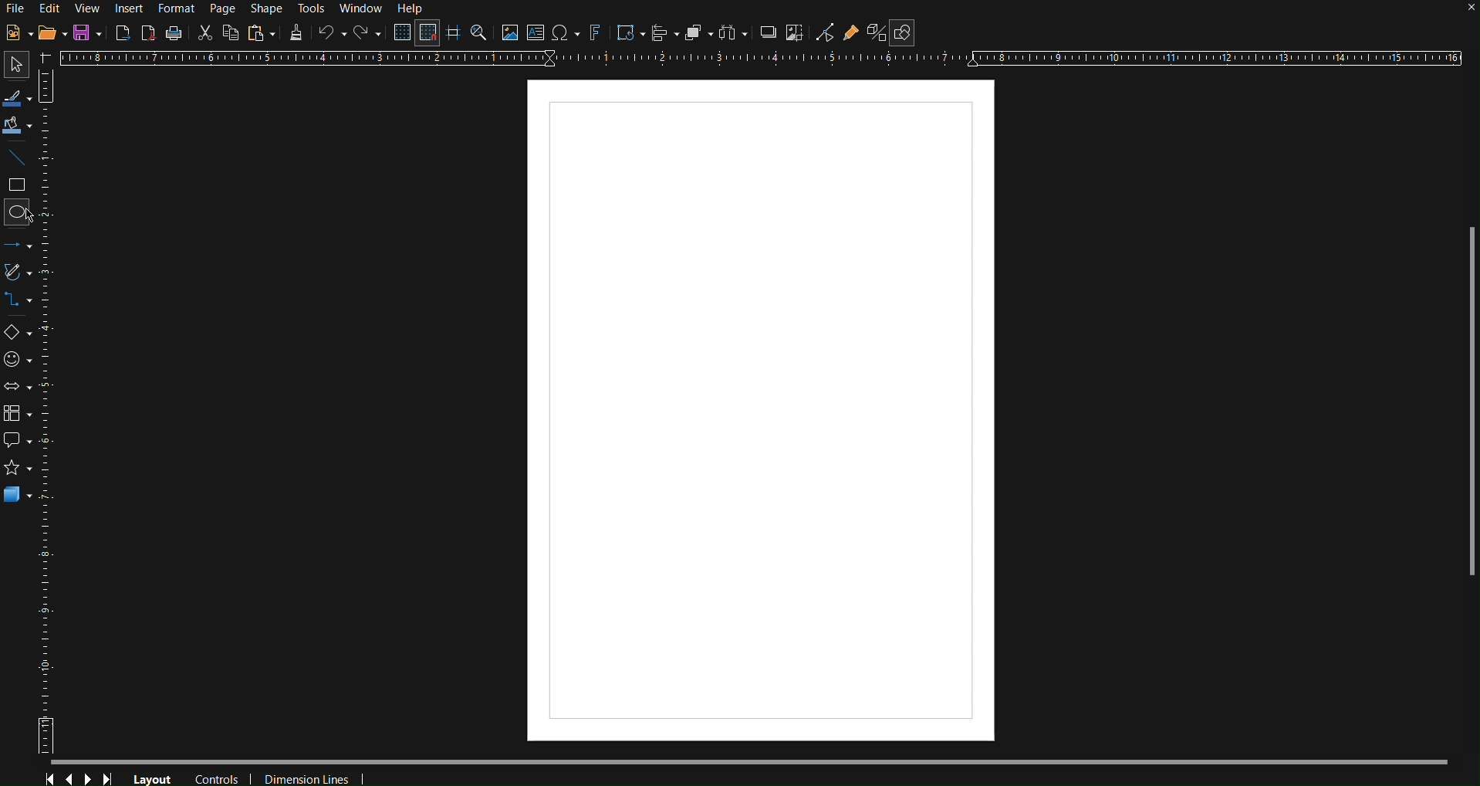 This screenshot has width=1480, height=786. I want to click on New, so click(15, 34).